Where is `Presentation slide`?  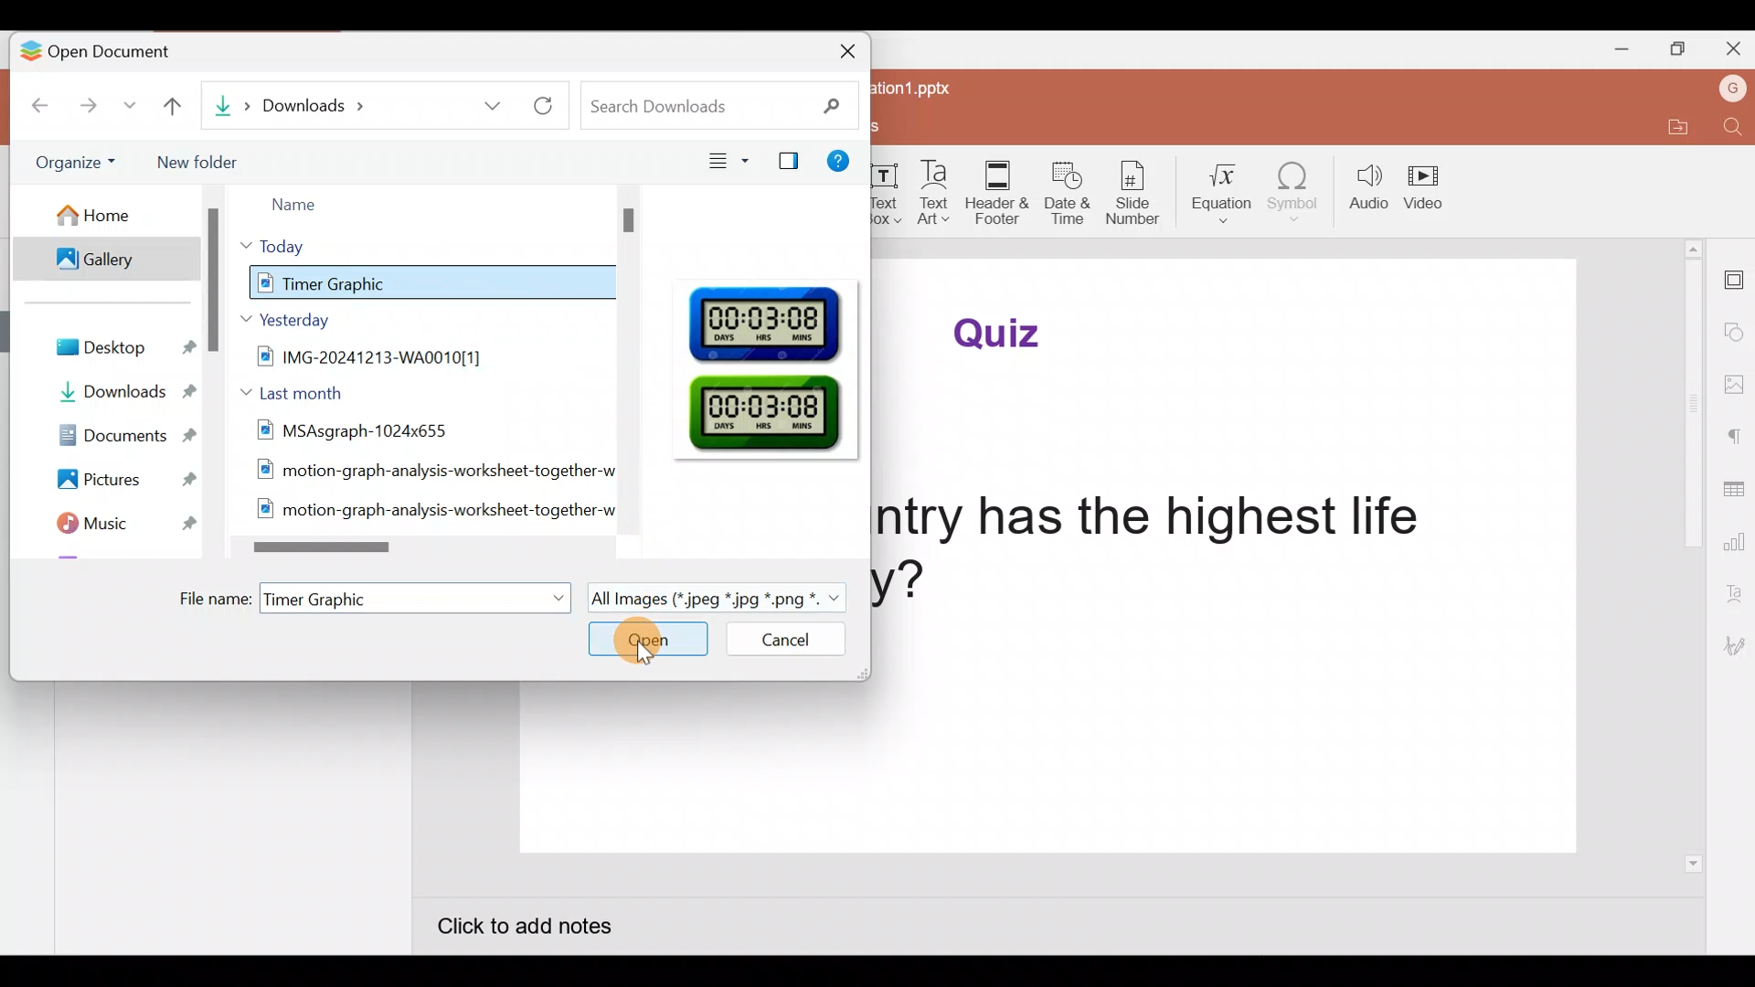
Presentation slide is located at coordinates (1044, 774).